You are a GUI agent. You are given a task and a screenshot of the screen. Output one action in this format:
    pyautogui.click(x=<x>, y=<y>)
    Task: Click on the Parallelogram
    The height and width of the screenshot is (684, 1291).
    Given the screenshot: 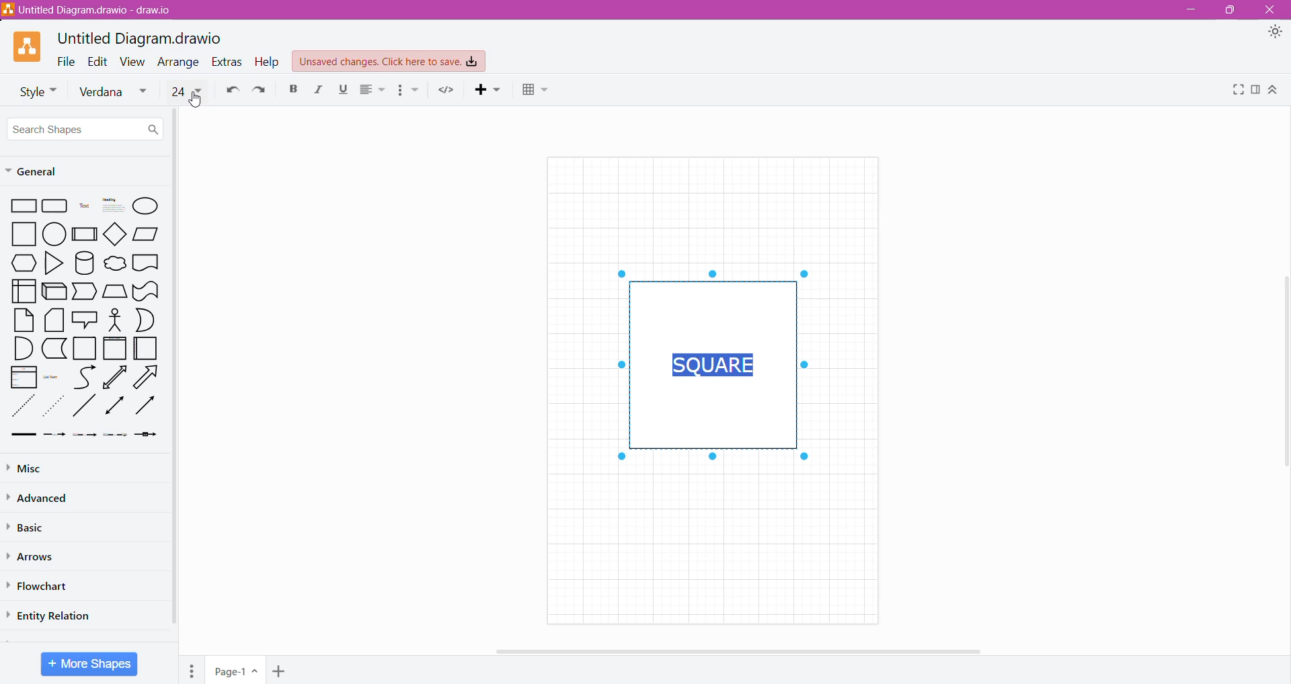 What is the action you would take?
    pyautogui.click(x=147, y=234)
    